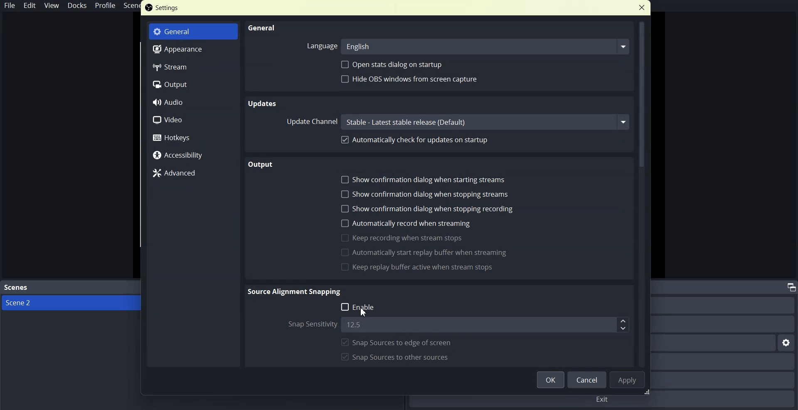  What do you see at coordinates (486, 46) in the screenshot?
I see `english` at bounding box center [486, 46].